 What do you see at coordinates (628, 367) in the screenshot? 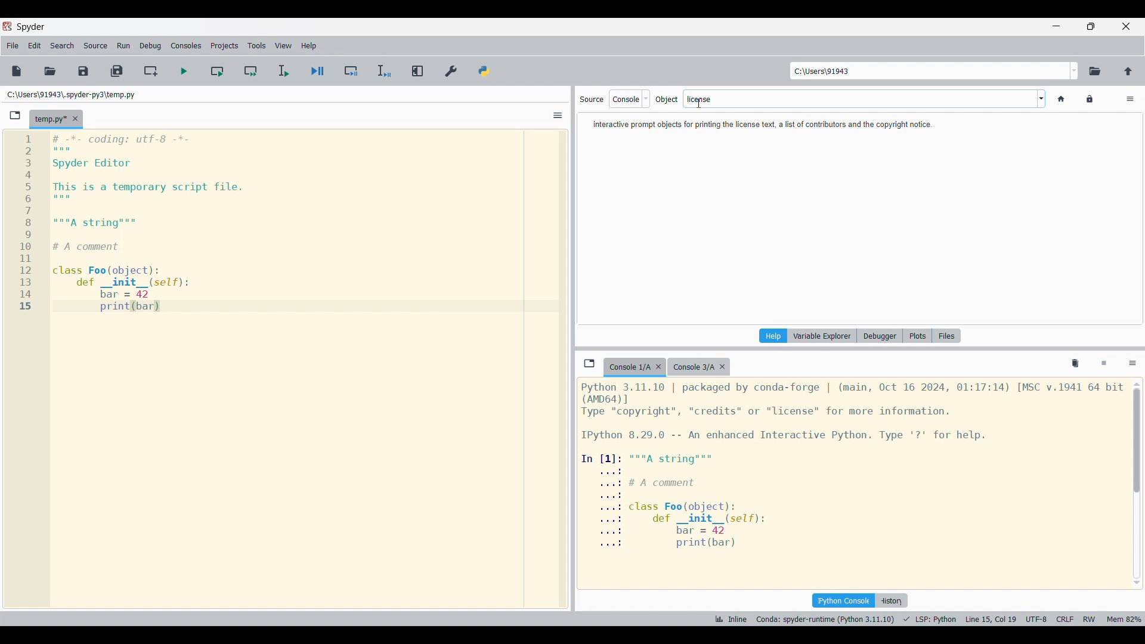
I see `Current tab highlighted` at bounding box center [628, 367].